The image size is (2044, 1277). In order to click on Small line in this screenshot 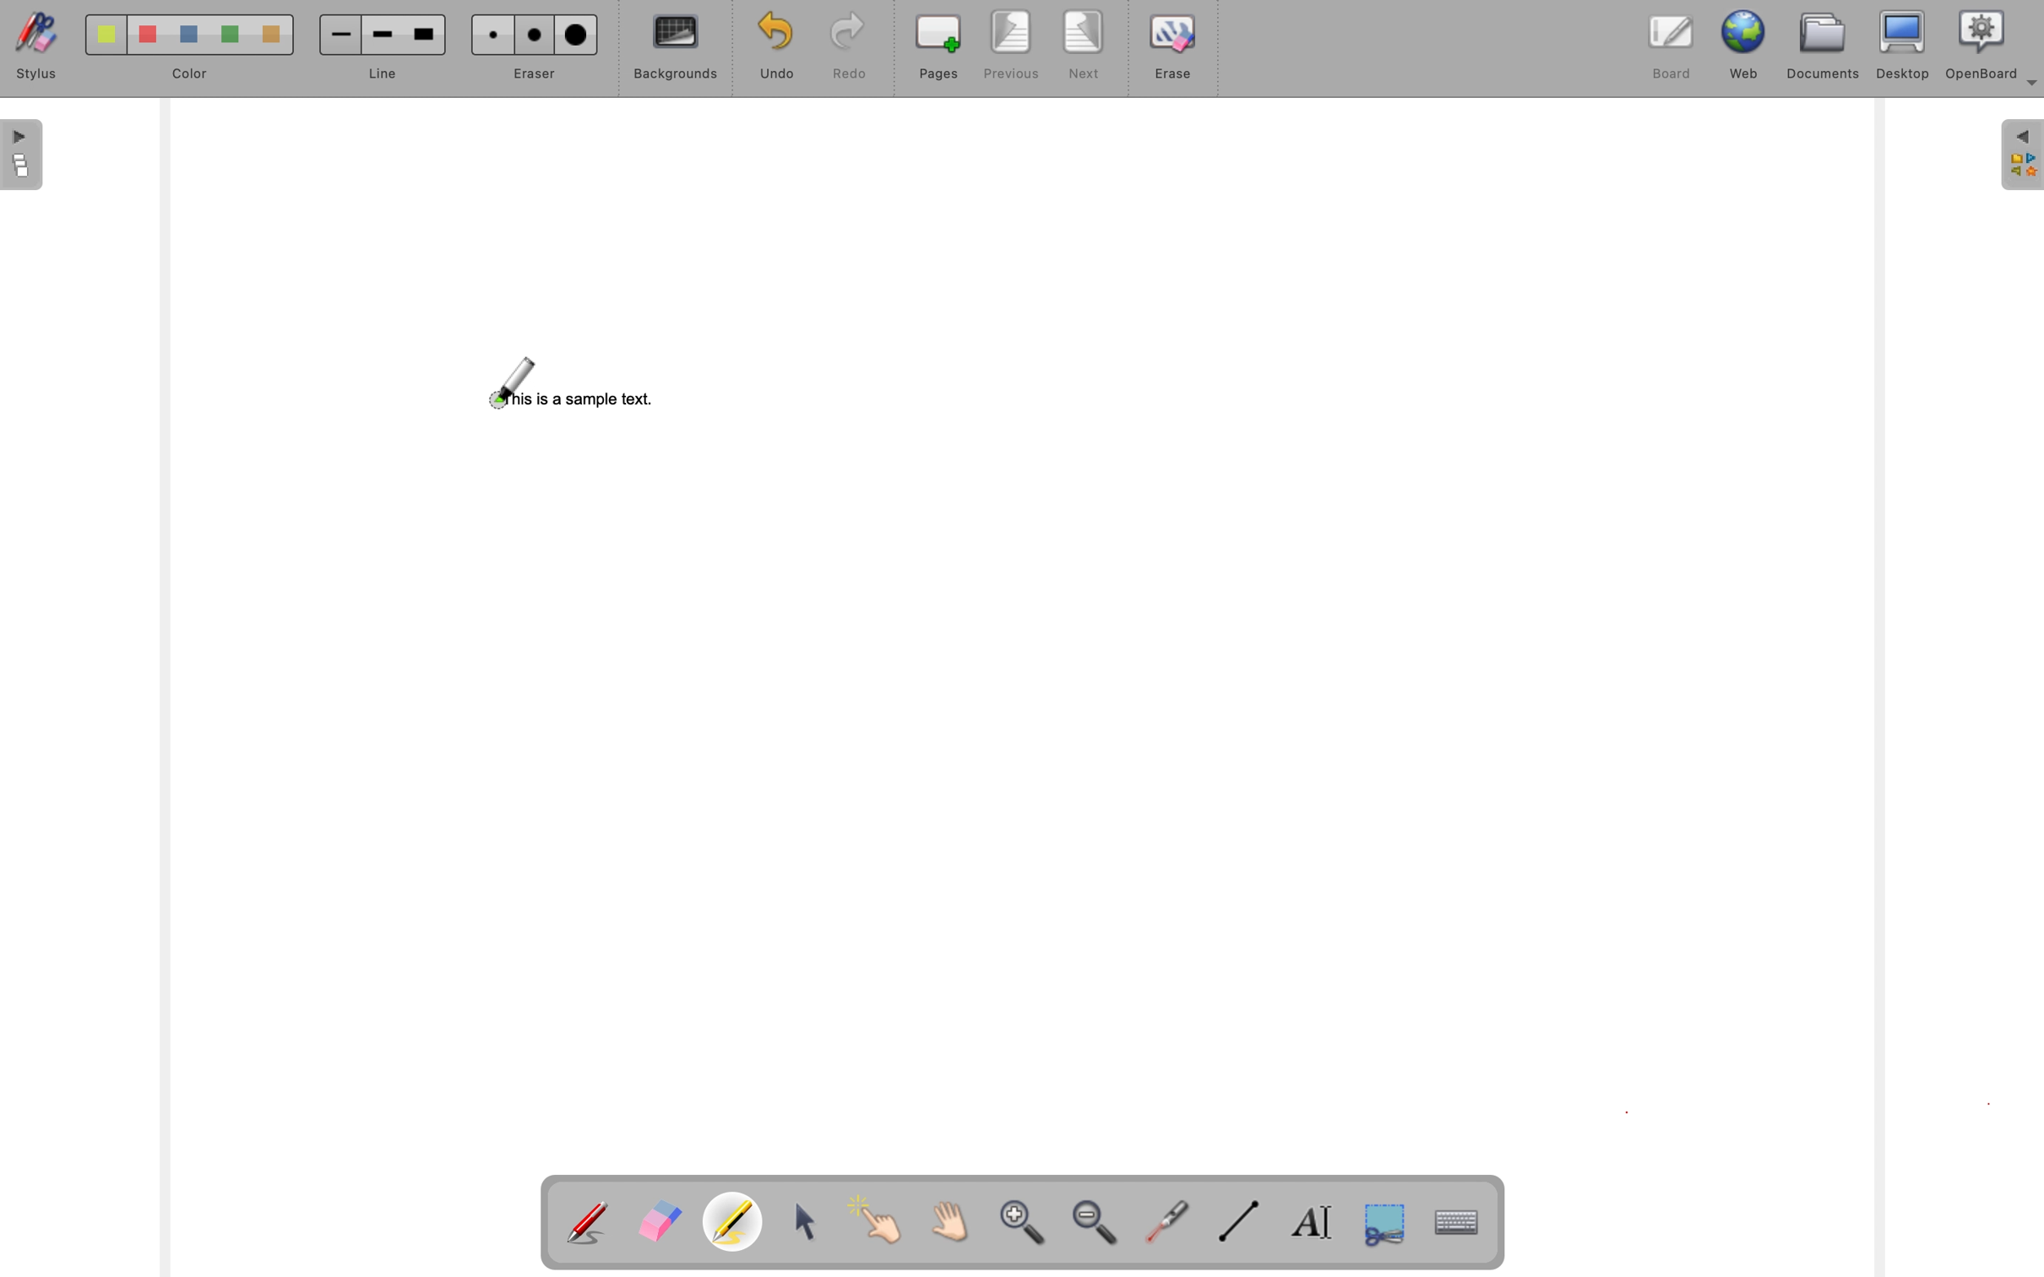, I will do `click(341, 35)`.